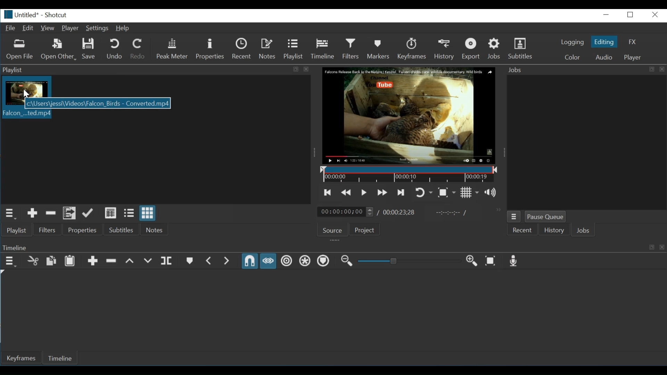 This screenshot has width=667, height=375. I want to click on Scrub while dragging, so click(268, 261).